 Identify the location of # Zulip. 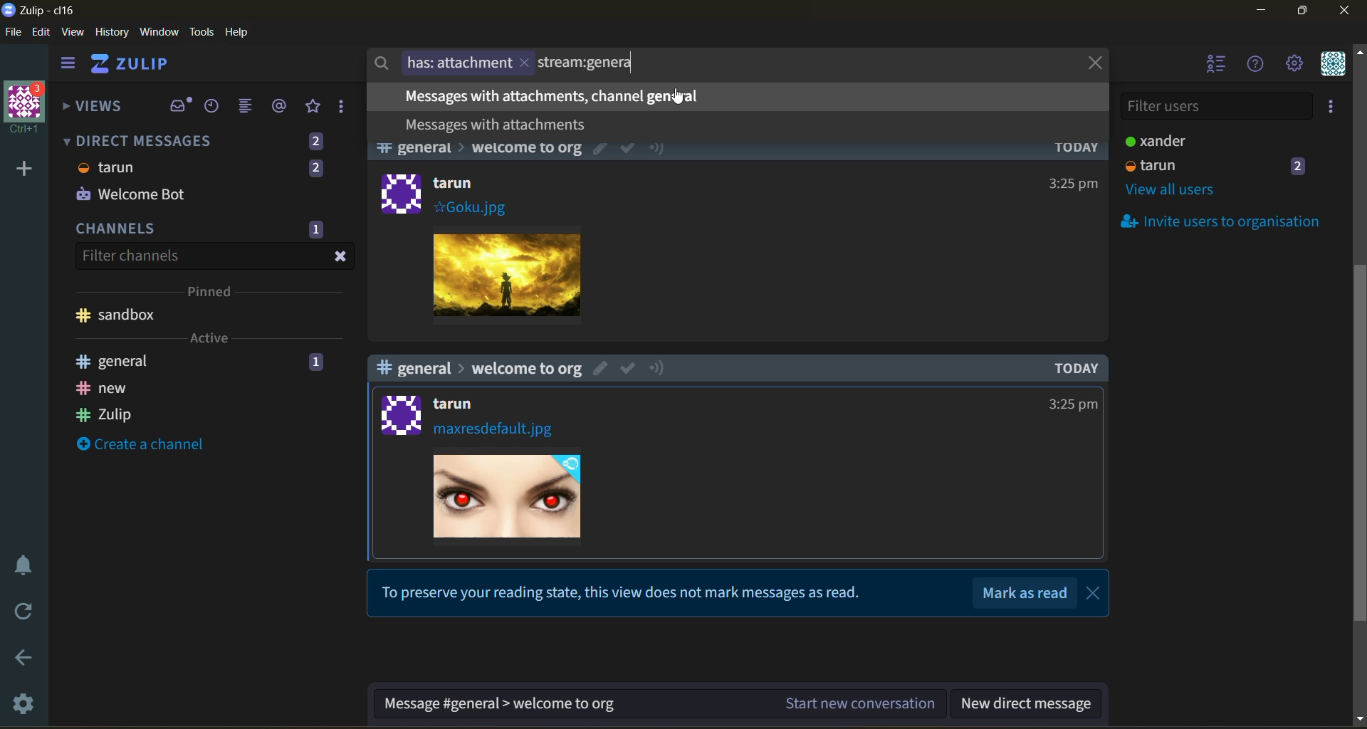
(106, 413).